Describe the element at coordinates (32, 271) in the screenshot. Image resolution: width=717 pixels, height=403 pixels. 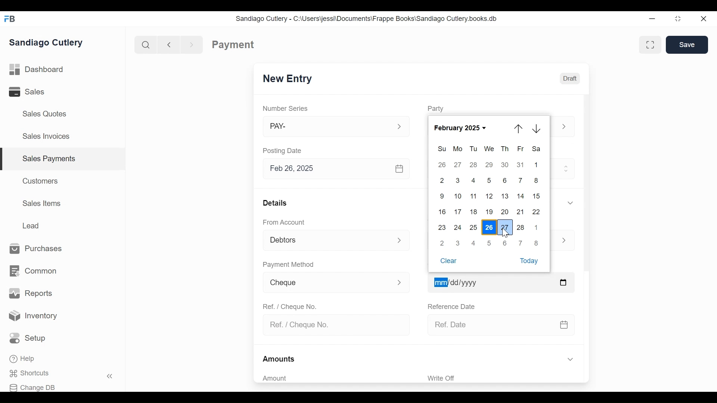
I see `Common` at that location.